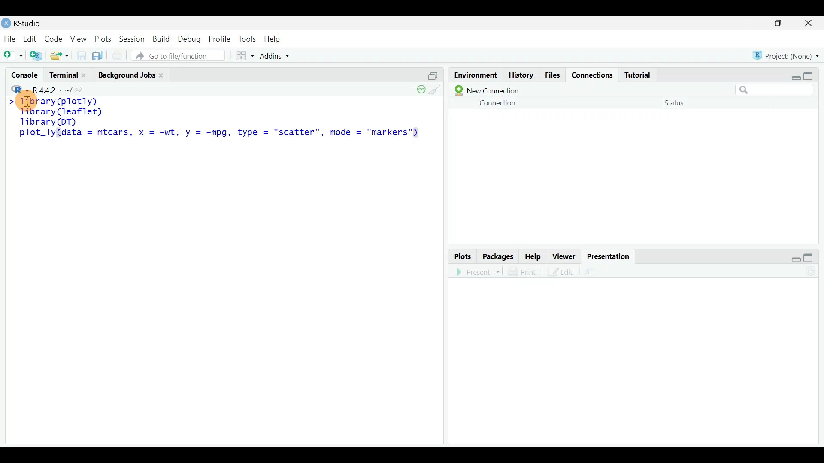  What do you see at coordinates (46, 123) in the screenshot?
I see `library(DT)` at bounding box center [46, 123].